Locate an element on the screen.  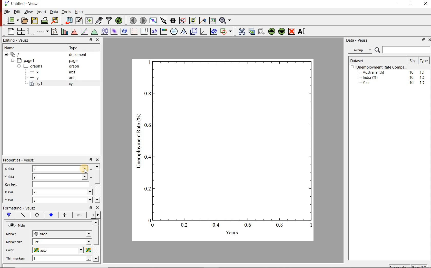
remove the widgets is located at coordinates (292, 31).